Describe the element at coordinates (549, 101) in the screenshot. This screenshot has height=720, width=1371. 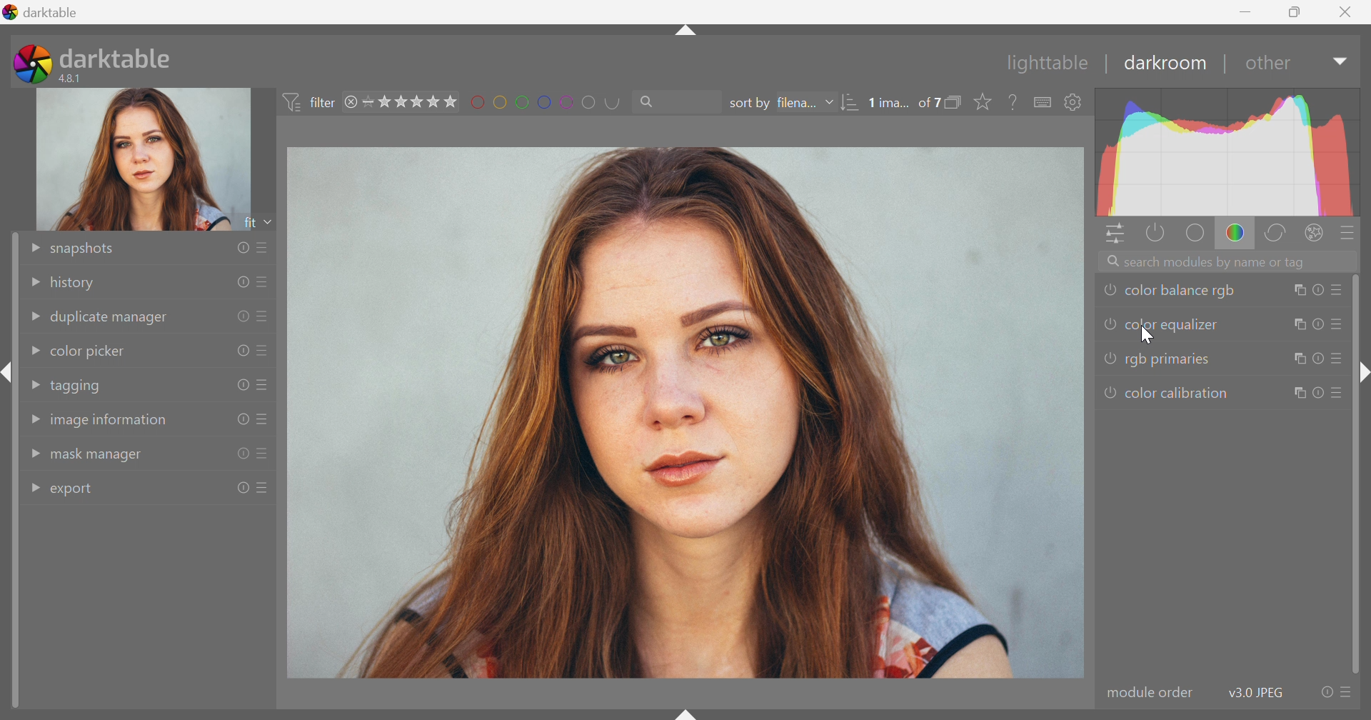
I see `filter by images color label` at that location.